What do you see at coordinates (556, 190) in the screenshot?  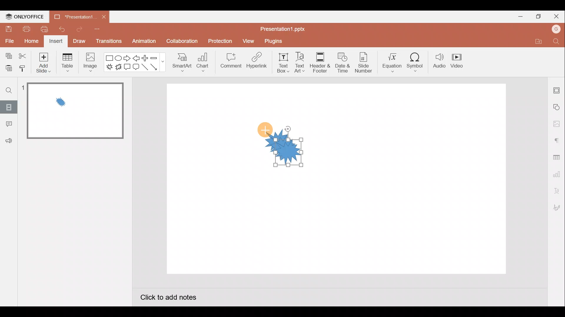 I see `Text Art settings` at bounding box center [556, 190].